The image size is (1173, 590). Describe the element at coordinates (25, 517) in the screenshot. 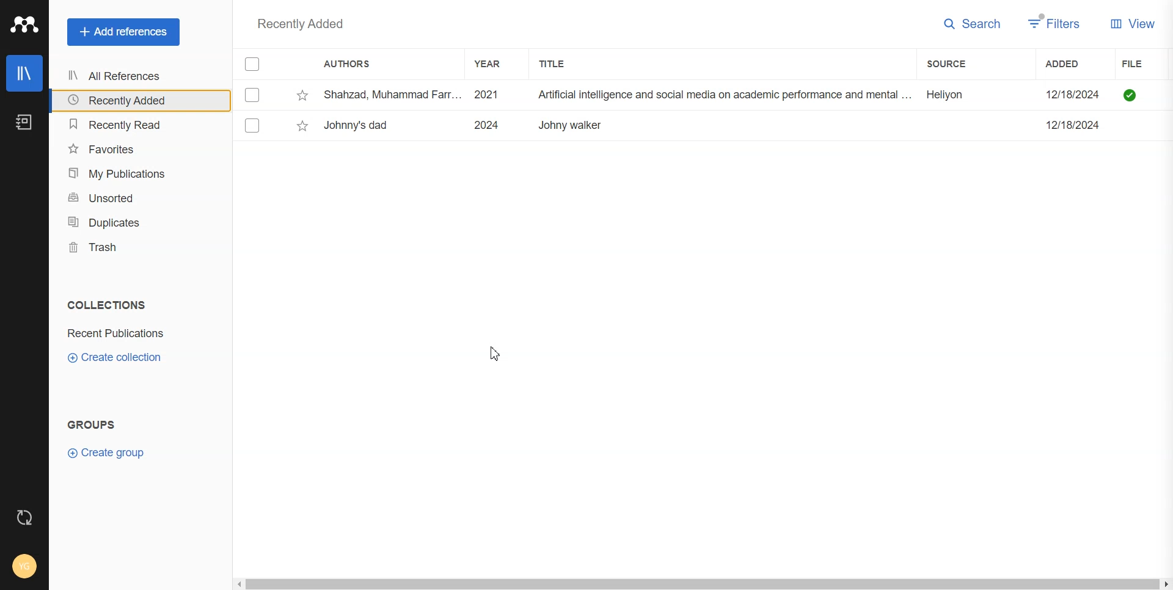

I see `Auto Sync` at that location.